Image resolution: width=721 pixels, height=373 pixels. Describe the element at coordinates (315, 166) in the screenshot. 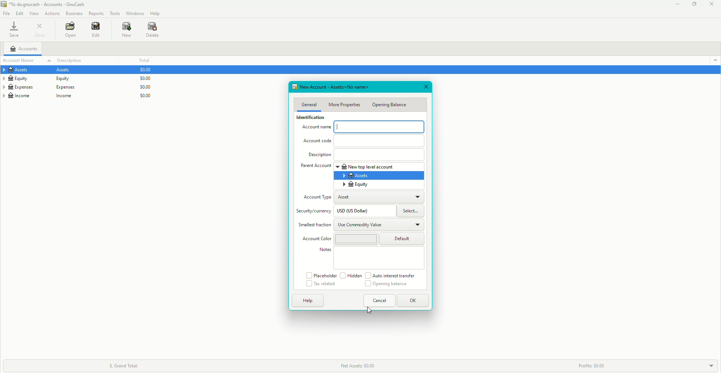

I see `Parent account` at that location.